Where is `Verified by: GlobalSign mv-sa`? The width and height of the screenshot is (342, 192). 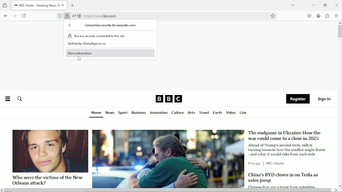
Verified by: GlobalSign mv-sa is located at coordinates (88, 44).